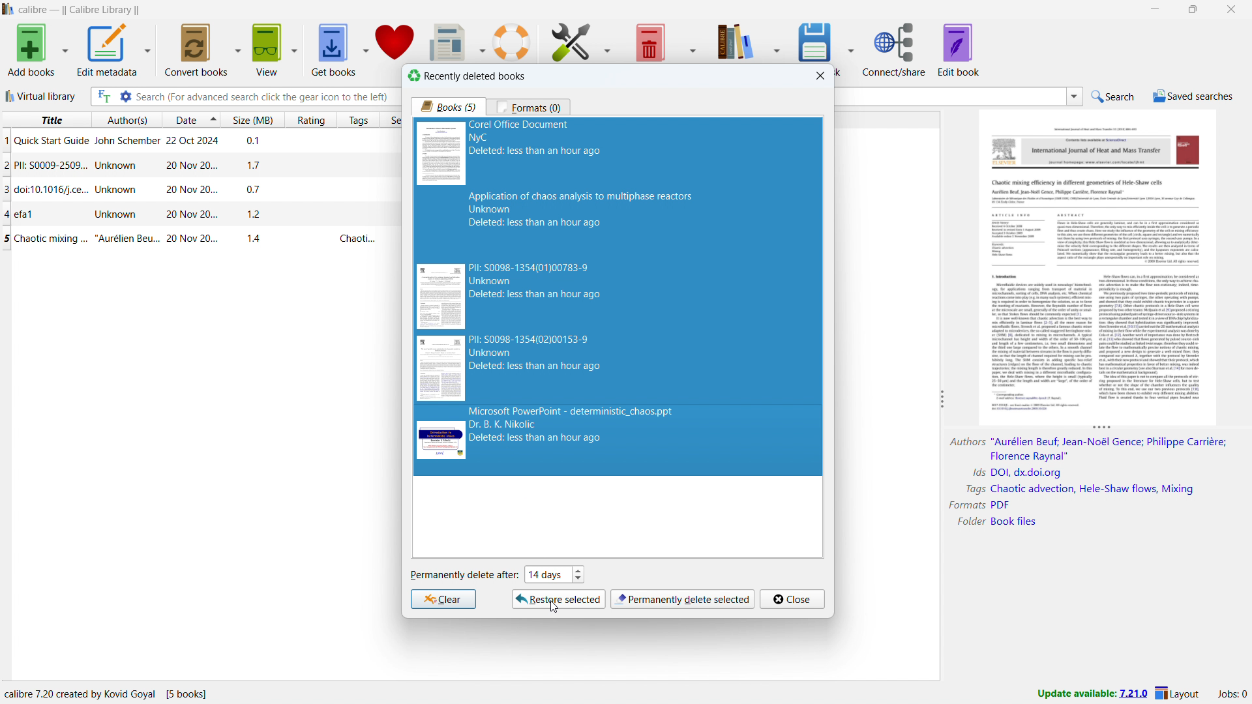 The width and height of the screenshot is (1252, 704). I want to click on enter search string, so click(266, 96).